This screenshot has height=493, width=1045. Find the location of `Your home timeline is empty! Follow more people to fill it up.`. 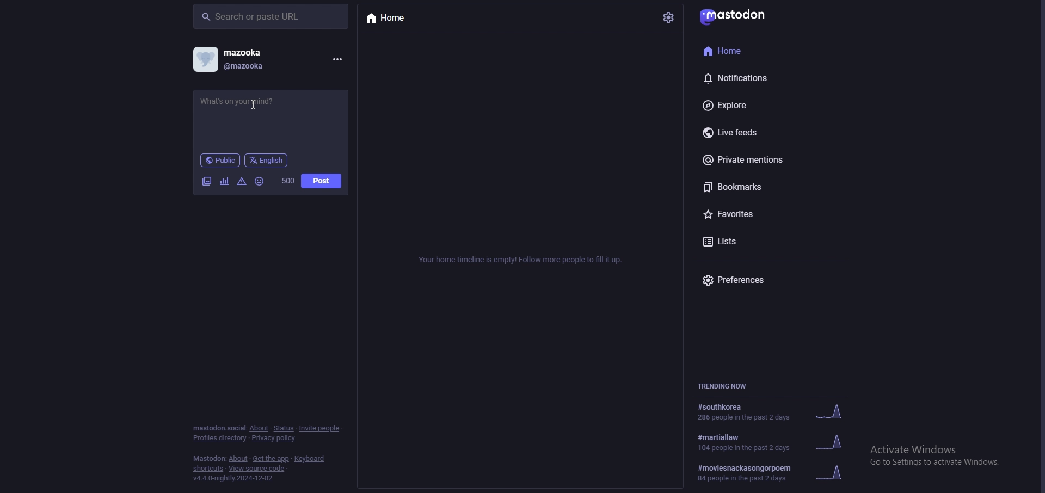

Your home timeline is empty! Follow more people to fill it up. is located at coordinates (520, 260).